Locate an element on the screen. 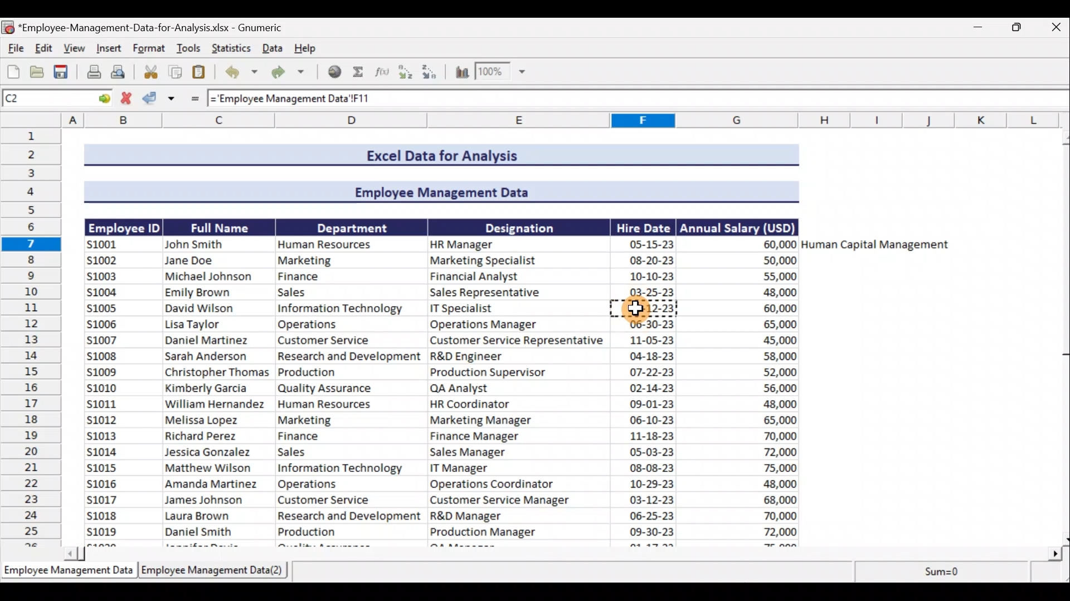 This screenshot has height=601, width=1070. Columns is located at coordinates (535, 120).